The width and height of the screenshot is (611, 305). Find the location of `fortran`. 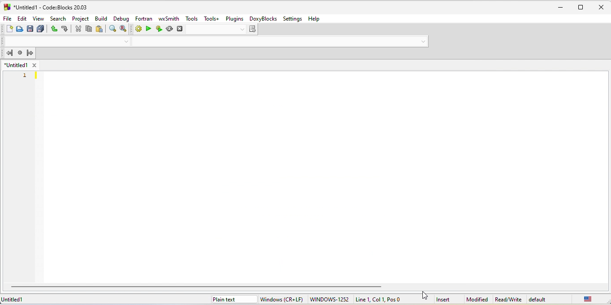

fortran is located at coordinates (143, 19).